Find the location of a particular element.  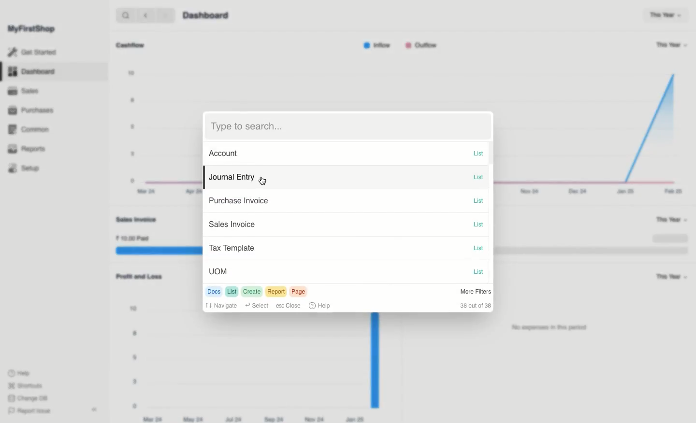

38 out of 38 is located at coordinates (476, 305).